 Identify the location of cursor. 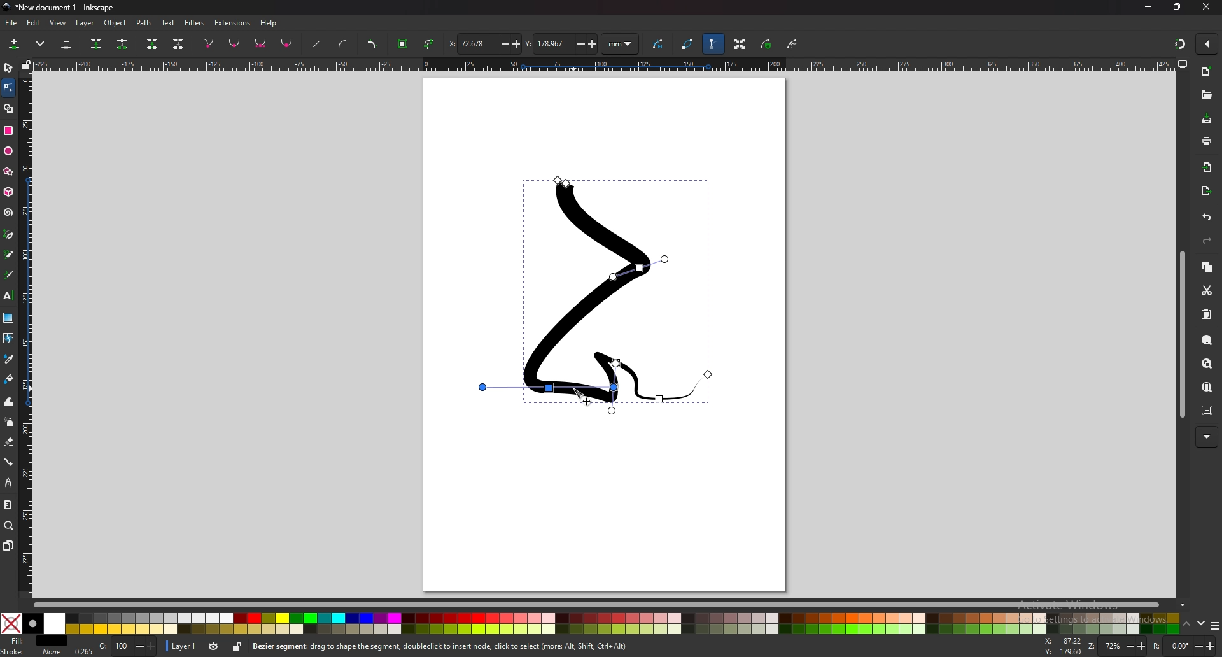
(580, 393).